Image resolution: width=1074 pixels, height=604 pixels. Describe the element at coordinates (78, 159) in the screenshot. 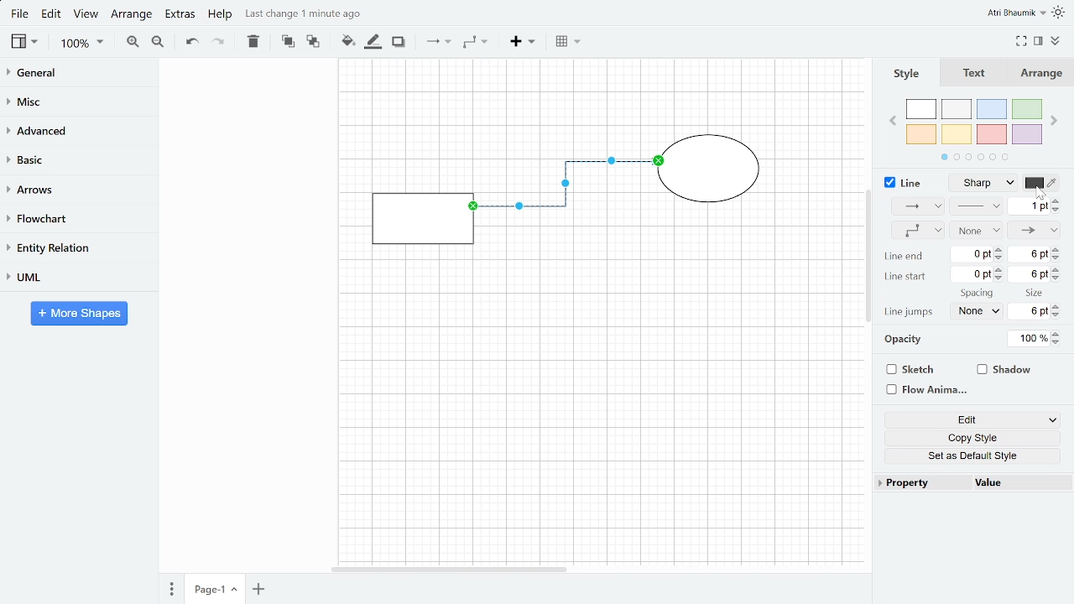

I see `Basic` at that location.